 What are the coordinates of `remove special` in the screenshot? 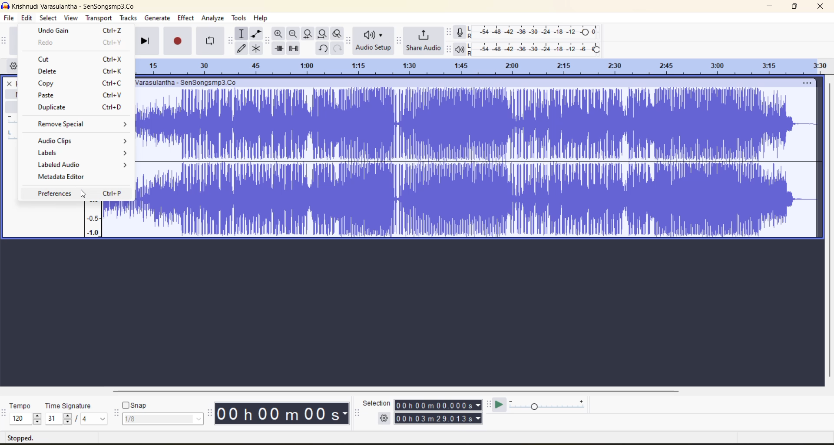 It's located at (77, 125).